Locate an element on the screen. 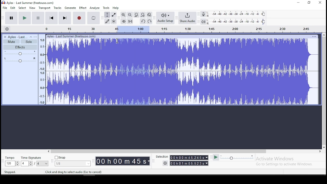  timeline is located at coordinates (178, 29).